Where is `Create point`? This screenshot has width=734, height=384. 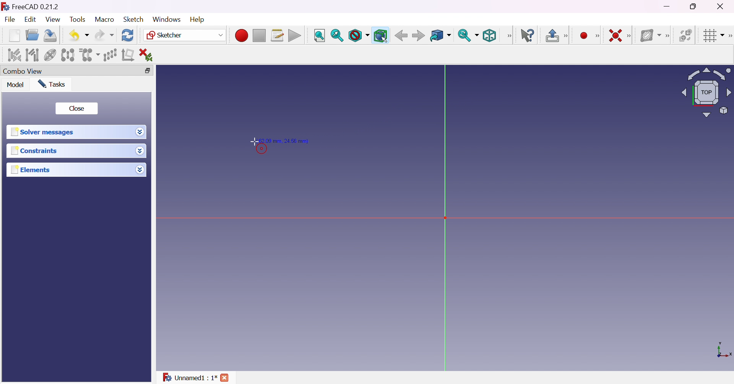 Create point is located at coordinates (584, 36).